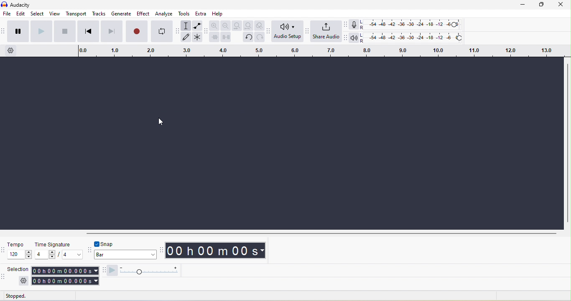 The image size is (571, 301). I want to click on audio setup, so click(288, 31).